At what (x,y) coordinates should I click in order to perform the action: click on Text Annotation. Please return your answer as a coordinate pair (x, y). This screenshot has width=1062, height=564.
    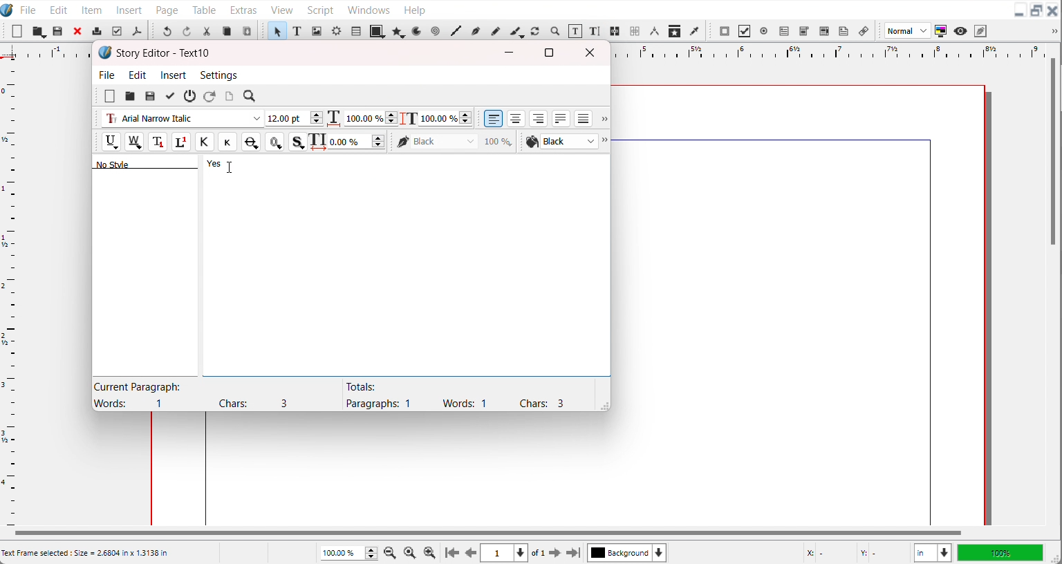
    Looking at the image, I should click on (844, 31).